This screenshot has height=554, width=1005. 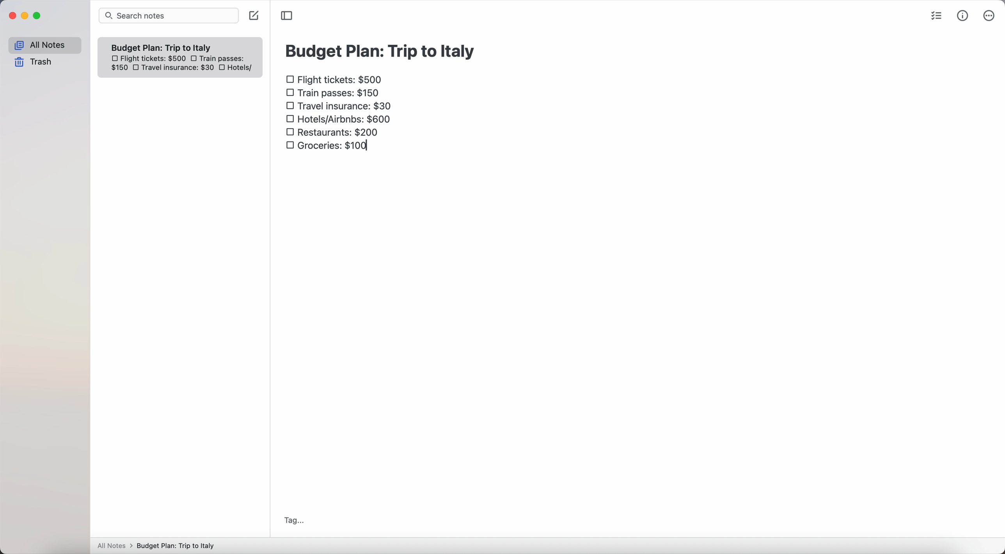 What do you see at coordinates (287, 15) in the screenshot?
I see `toggle sidebar` at bounding box center [287, 15].